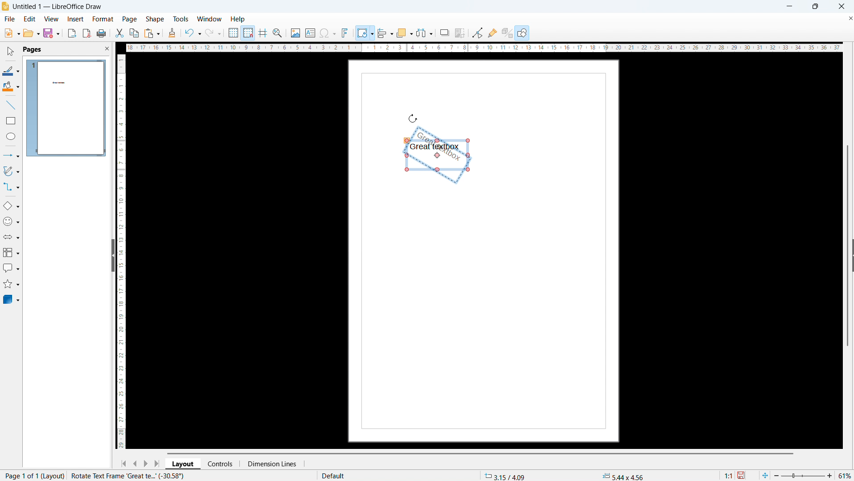  What do you see at coordinates (345, 32) in the screenshot?
I see `insert fontwork text` at bounding box center [345, 32].